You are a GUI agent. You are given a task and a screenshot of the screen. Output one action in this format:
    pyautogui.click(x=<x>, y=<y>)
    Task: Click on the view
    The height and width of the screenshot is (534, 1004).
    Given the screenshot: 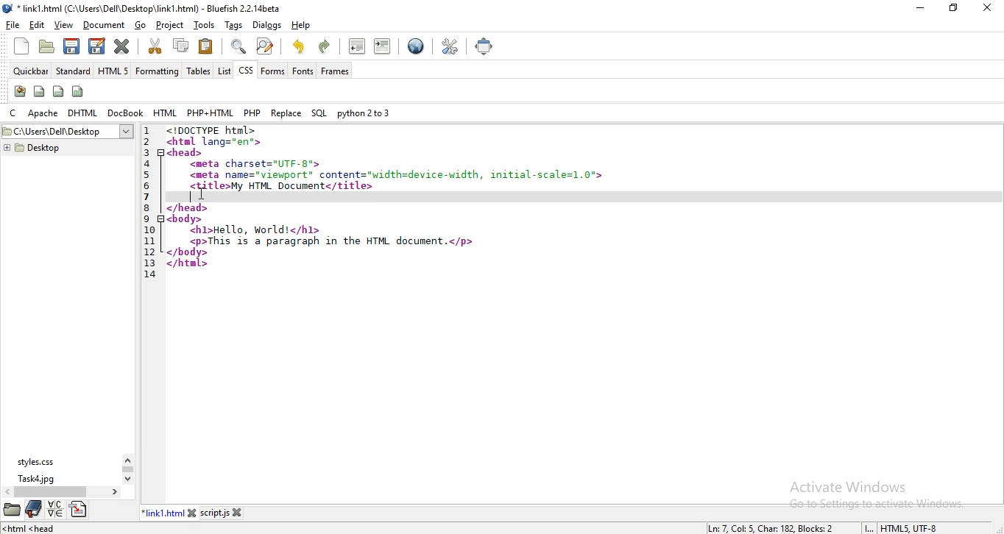 What is the action you would take?
    pyautogui.click(x=63, y=25)
    